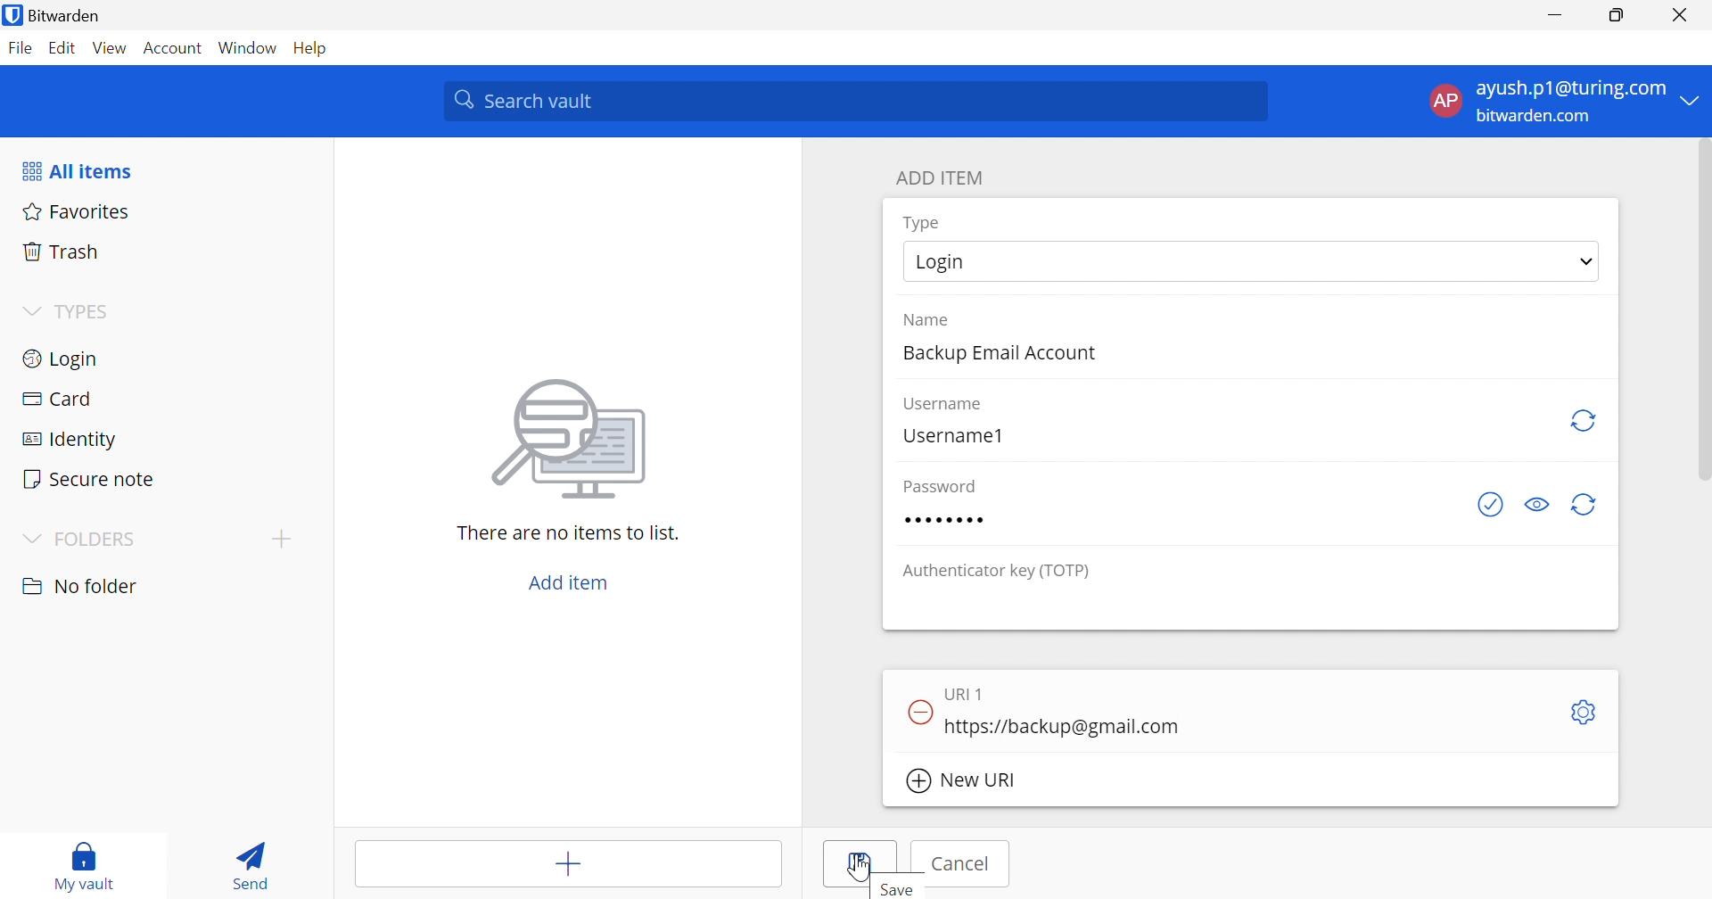 The image size is (1712, 899). I want to click on Window, so click(247, 45).